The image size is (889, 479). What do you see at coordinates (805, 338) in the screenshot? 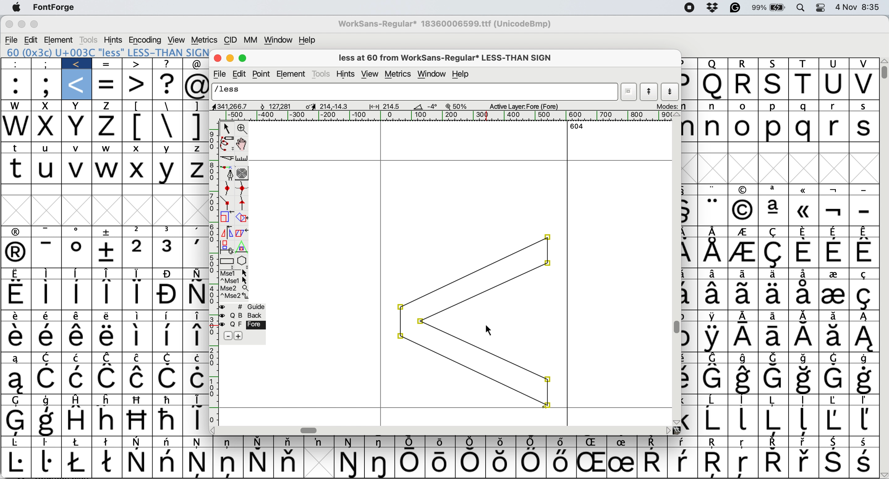
I see `Symbol` at bounding box center [805, 338].